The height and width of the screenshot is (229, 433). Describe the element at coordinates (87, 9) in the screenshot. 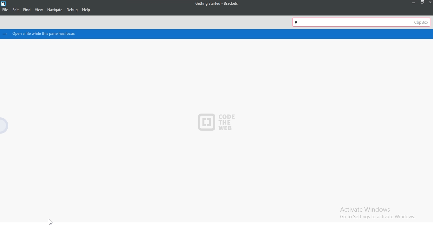

I see `help` at that location.